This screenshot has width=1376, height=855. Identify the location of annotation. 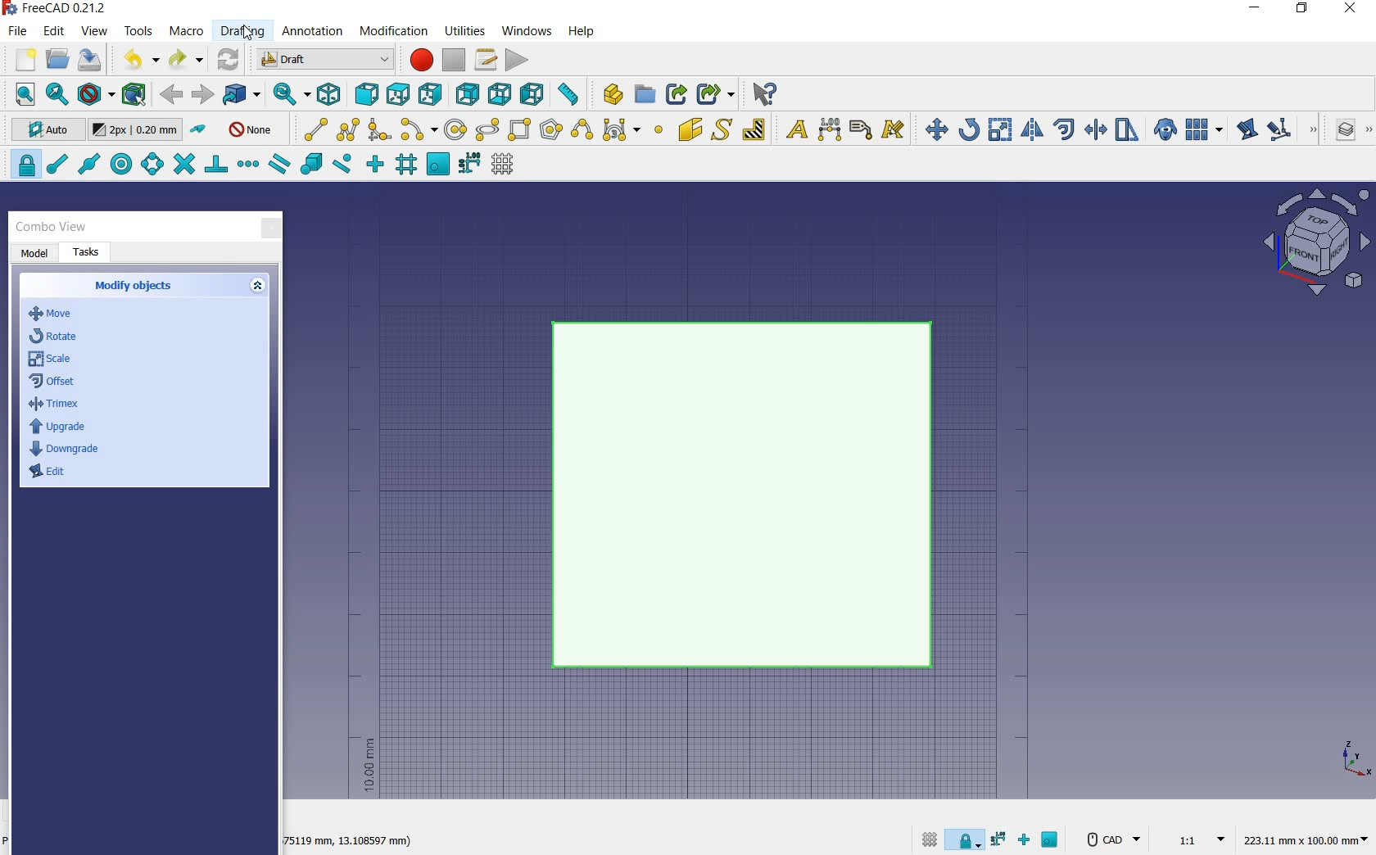
(314, 33).